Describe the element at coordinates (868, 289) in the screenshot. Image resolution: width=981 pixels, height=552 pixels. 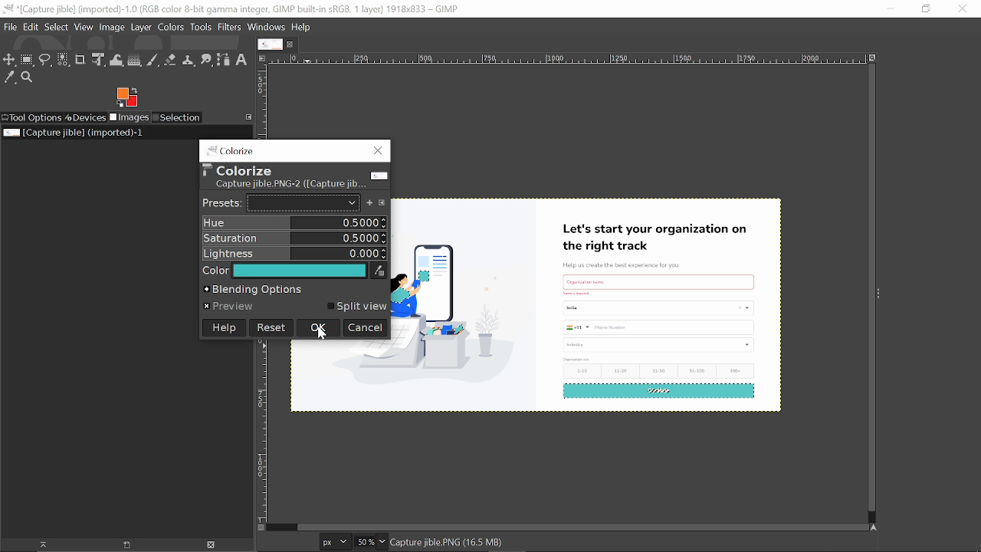
I see `Vertical scrollbar` at that location.